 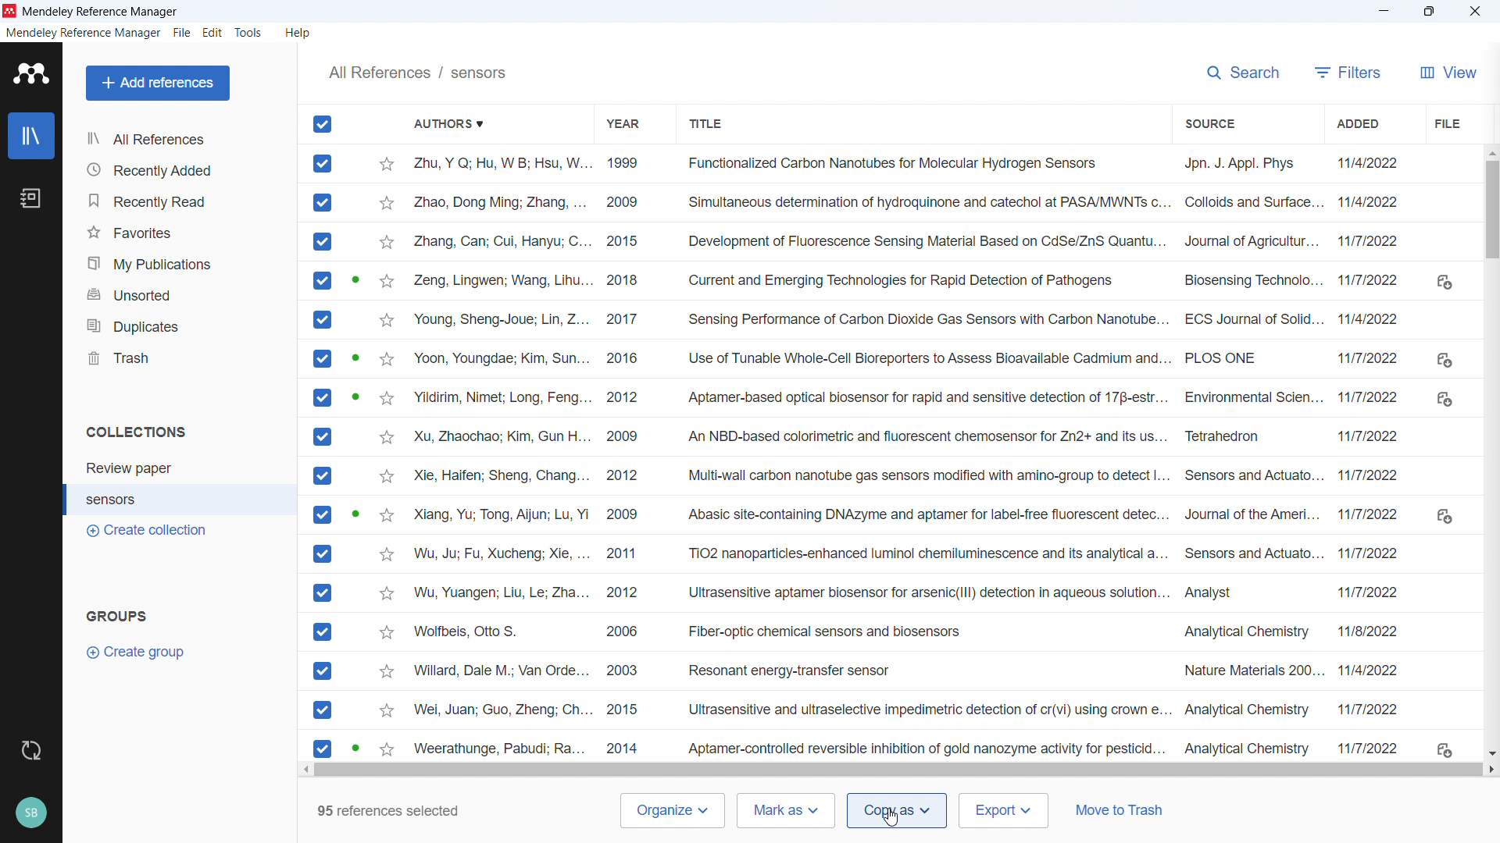 I want to click on trash, so click(x=178, y=357).